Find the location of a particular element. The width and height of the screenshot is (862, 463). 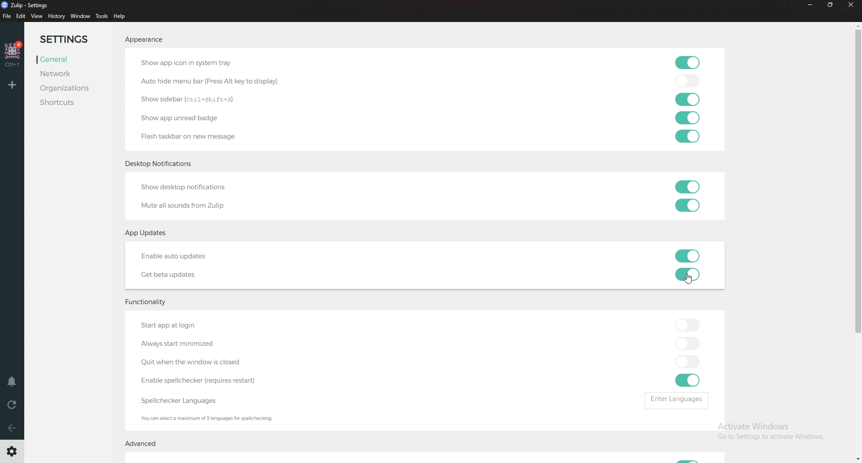

Functionality is located at coordinates (154, 301).